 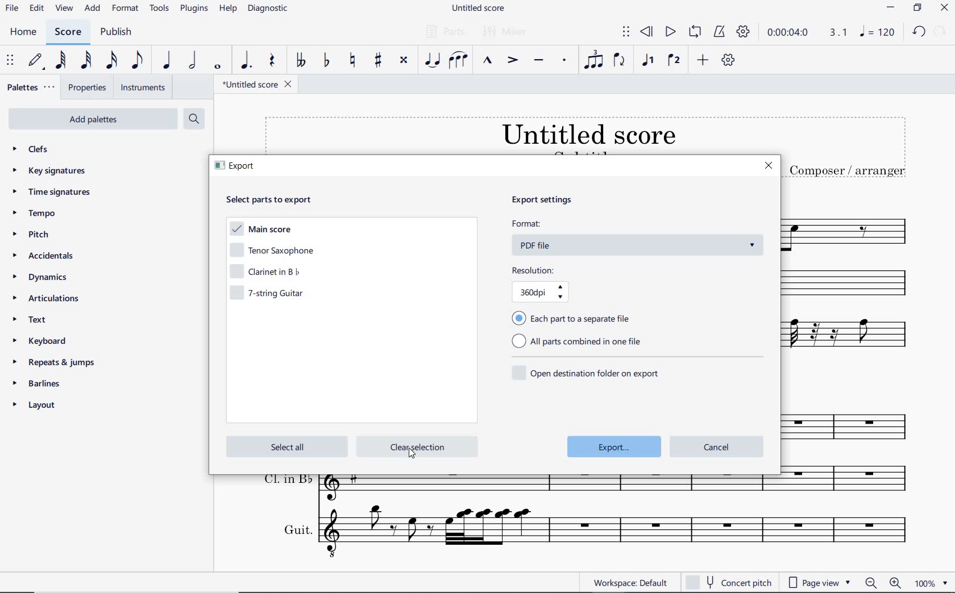 What do you see at coordinates (620, 61) in the screenshot?
I see `FLIP DIRECTION` at bounding box center [620, 61].